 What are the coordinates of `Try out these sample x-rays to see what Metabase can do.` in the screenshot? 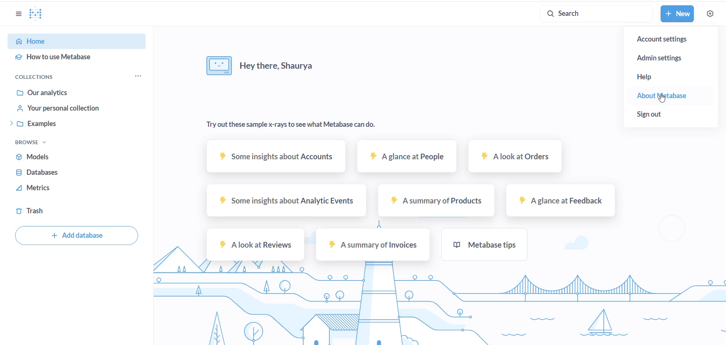 It's located at (293, 124).